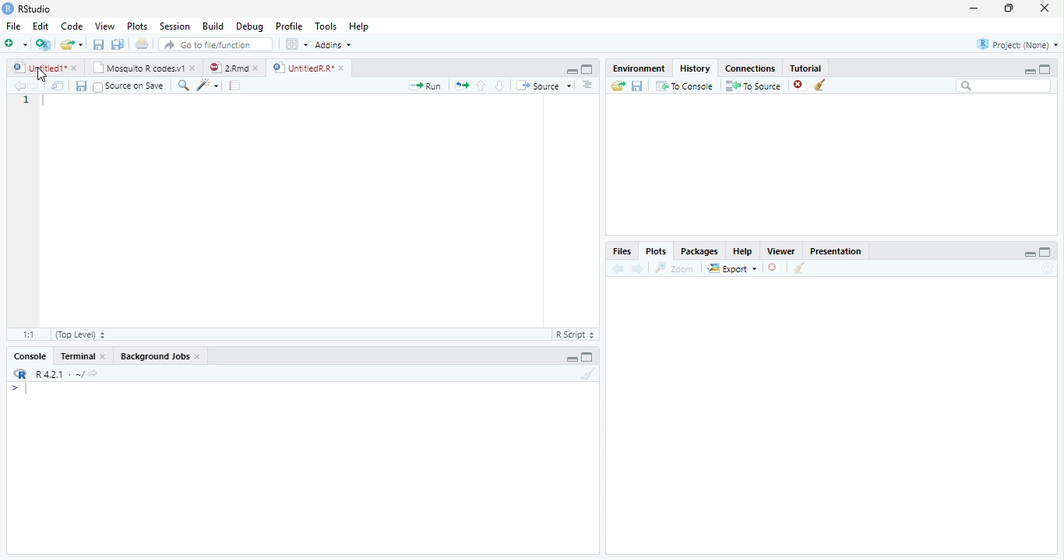 The height and width of the screenshot is (560, 1064). I want to click on R 4.2.1, so click(52, 373).